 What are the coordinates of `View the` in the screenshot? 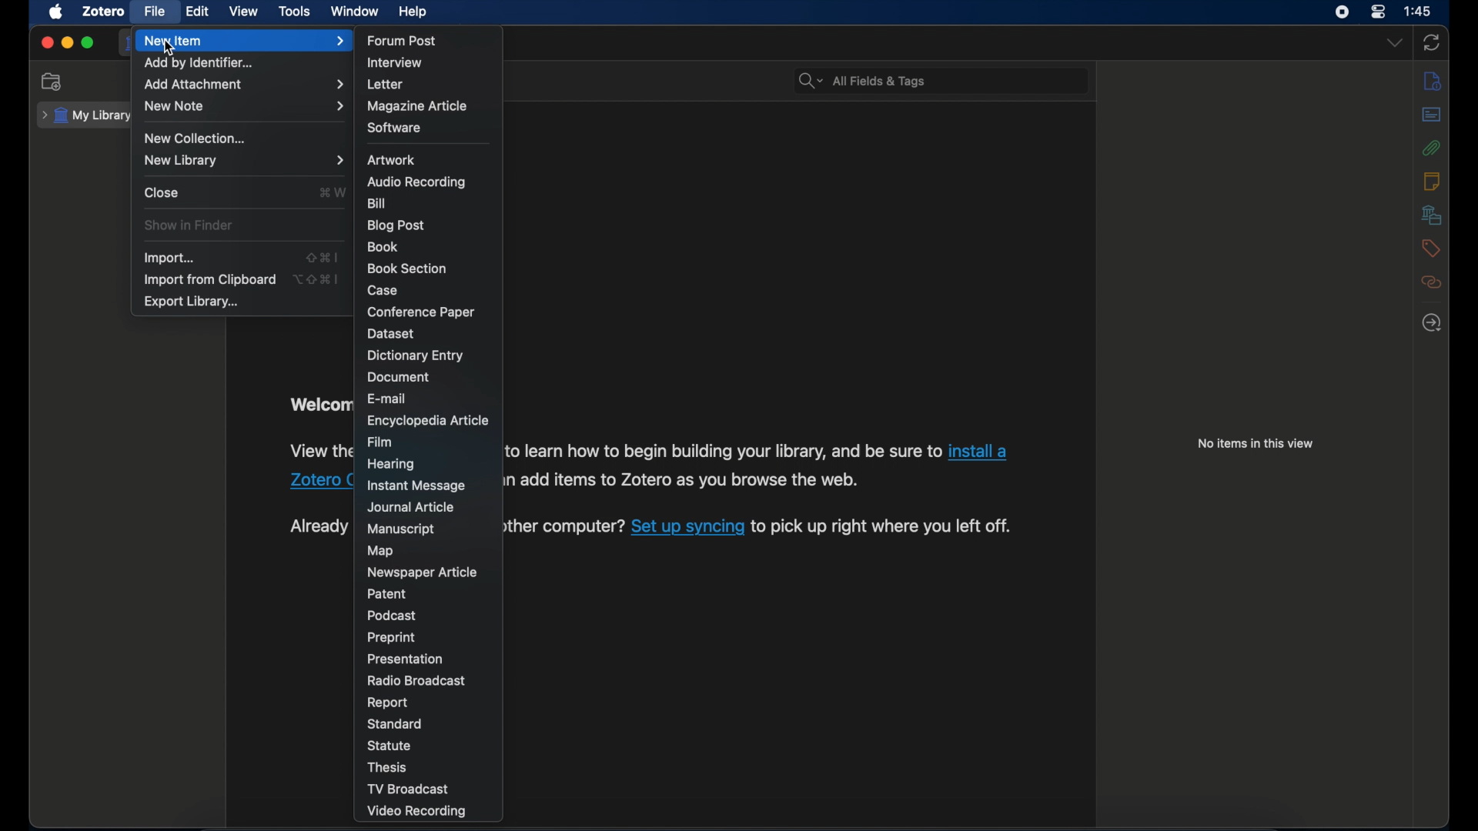 It's located at (320, 450).